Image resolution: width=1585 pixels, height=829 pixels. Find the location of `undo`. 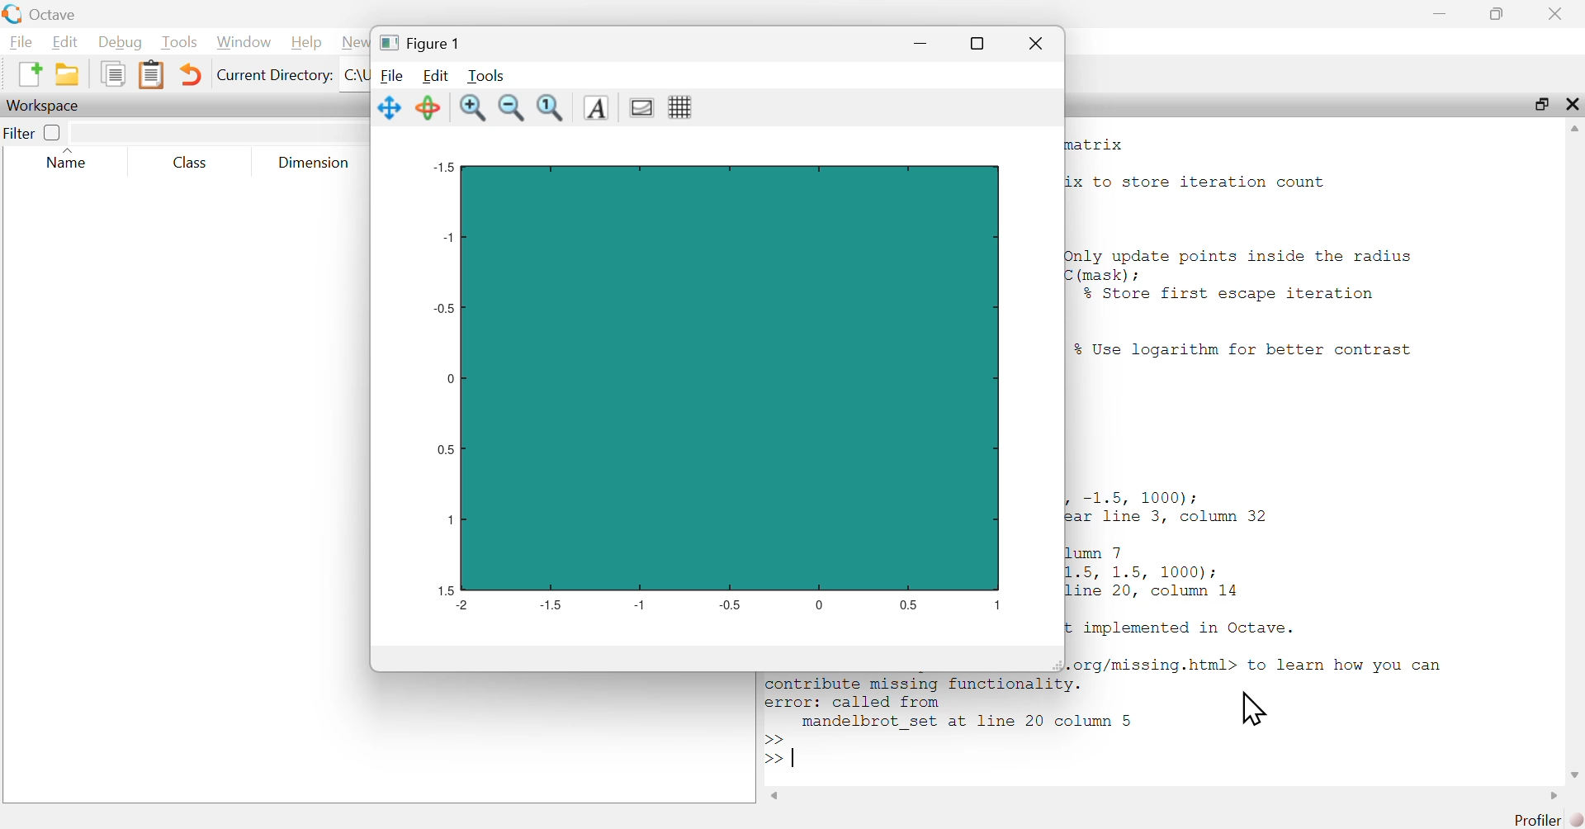

undo is located at coordinates (191, 73).